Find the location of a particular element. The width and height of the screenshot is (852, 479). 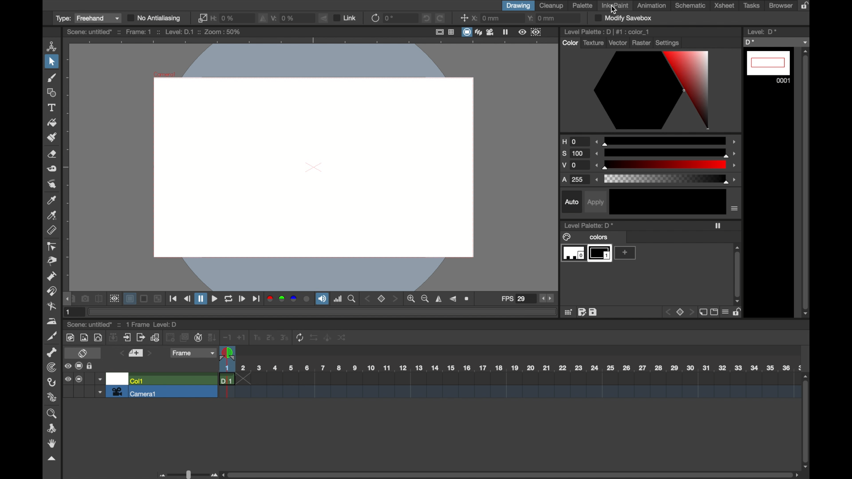

view is located at coordinates (522, 32).